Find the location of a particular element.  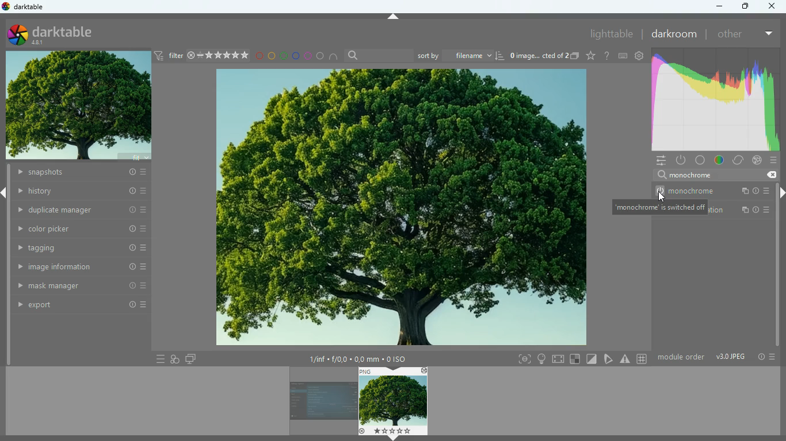

light is located at coordinates (543, 358).